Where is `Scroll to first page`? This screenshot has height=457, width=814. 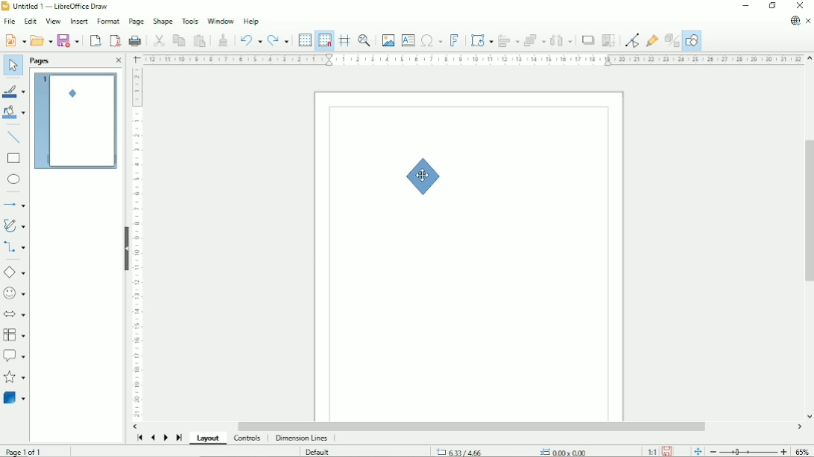 Scroll to first page is located at coordinates (139, 438).